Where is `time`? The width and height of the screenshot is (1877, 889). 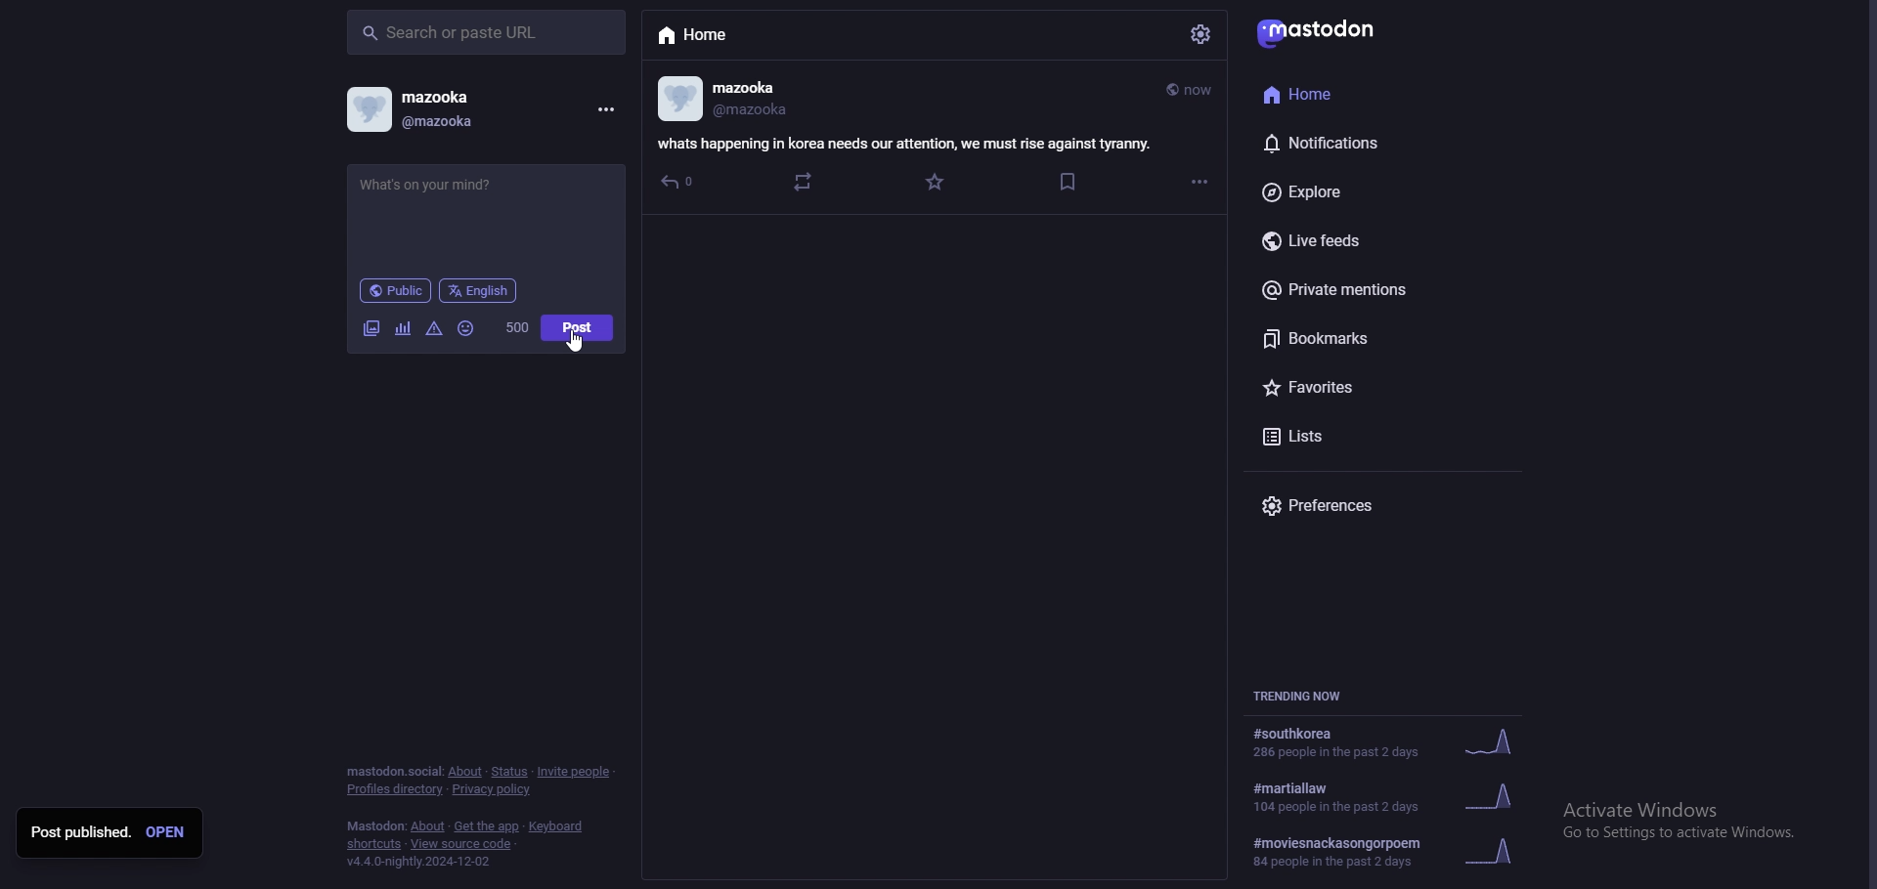 time is located at coordinates (1188, 92).